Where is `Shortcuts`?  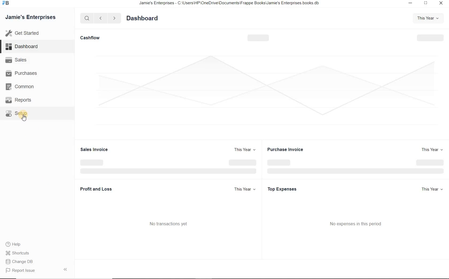
Shortcuts is located at coordinates (18, 253).